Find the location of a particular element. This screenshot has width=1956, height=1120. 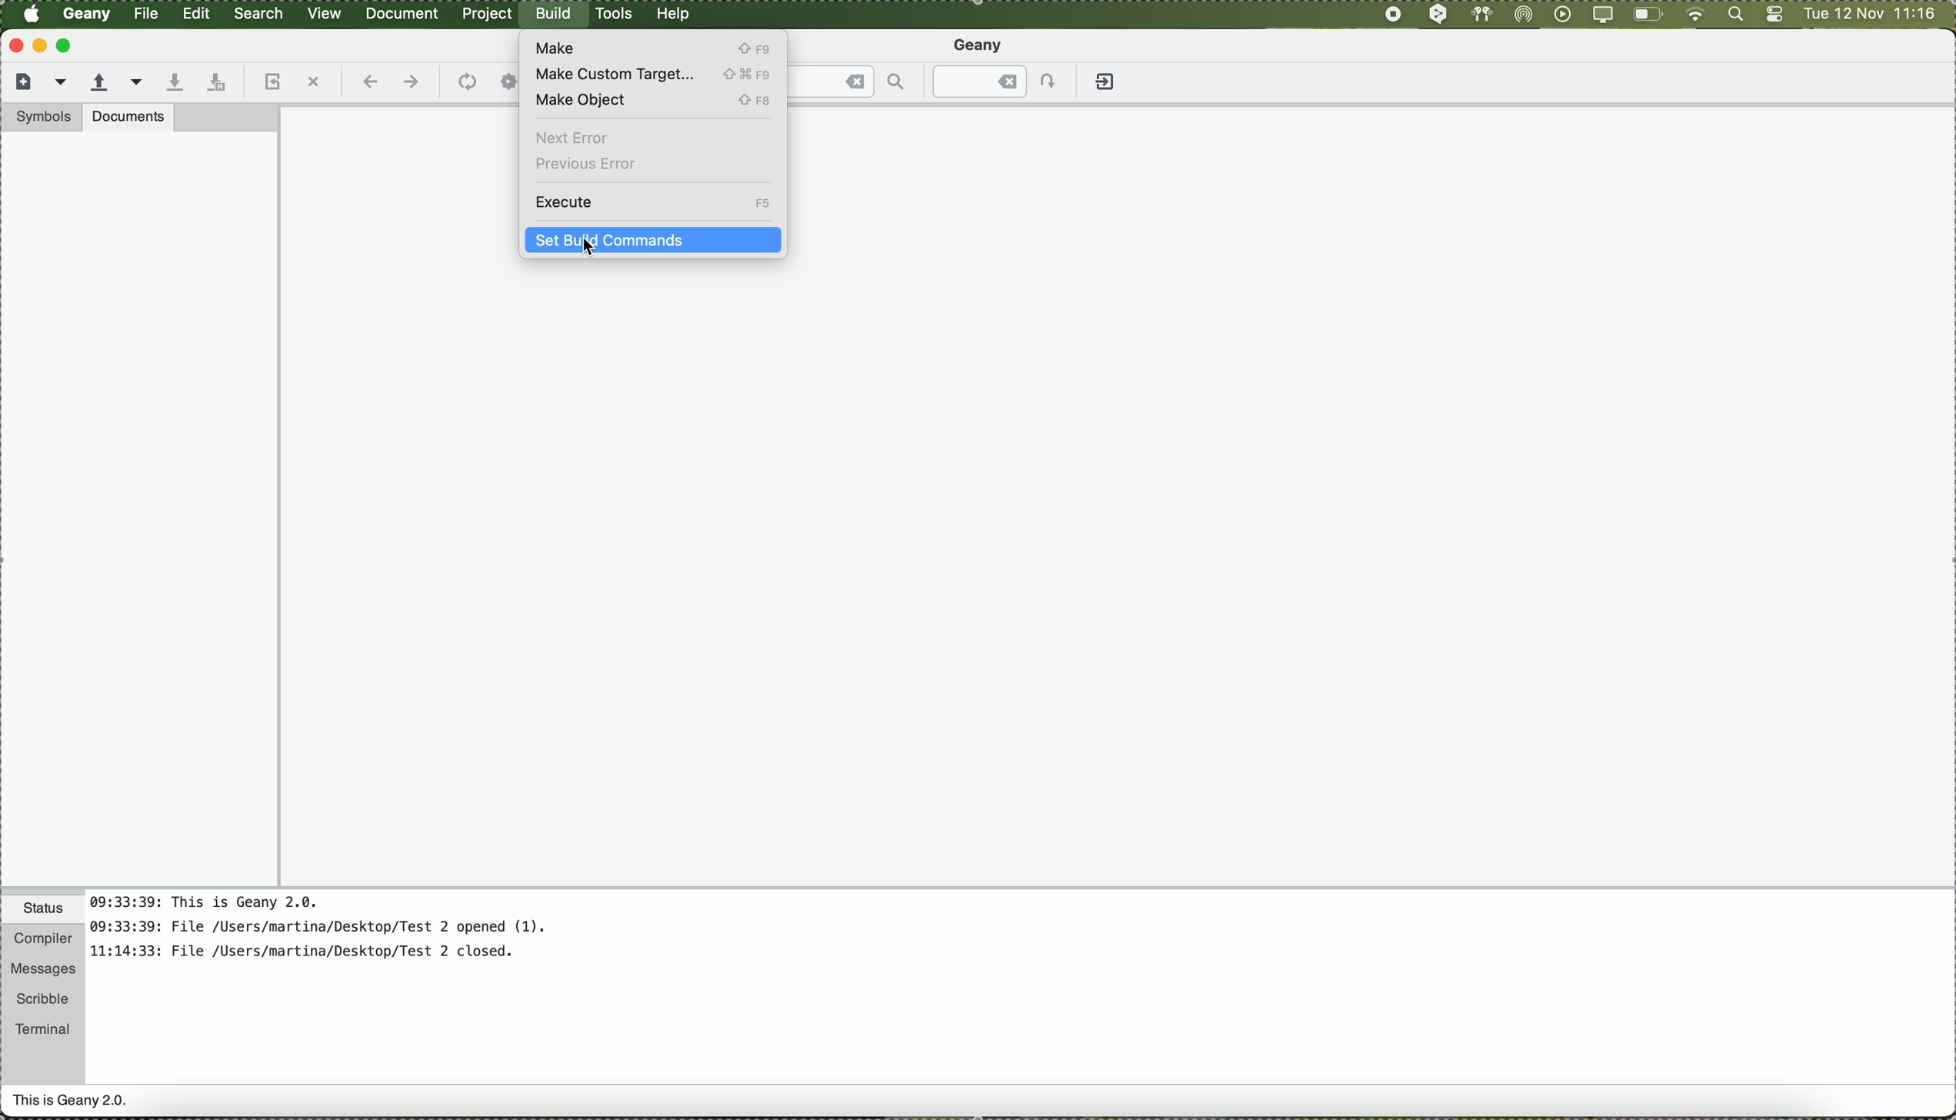

file is located at coordinates (148, 14).